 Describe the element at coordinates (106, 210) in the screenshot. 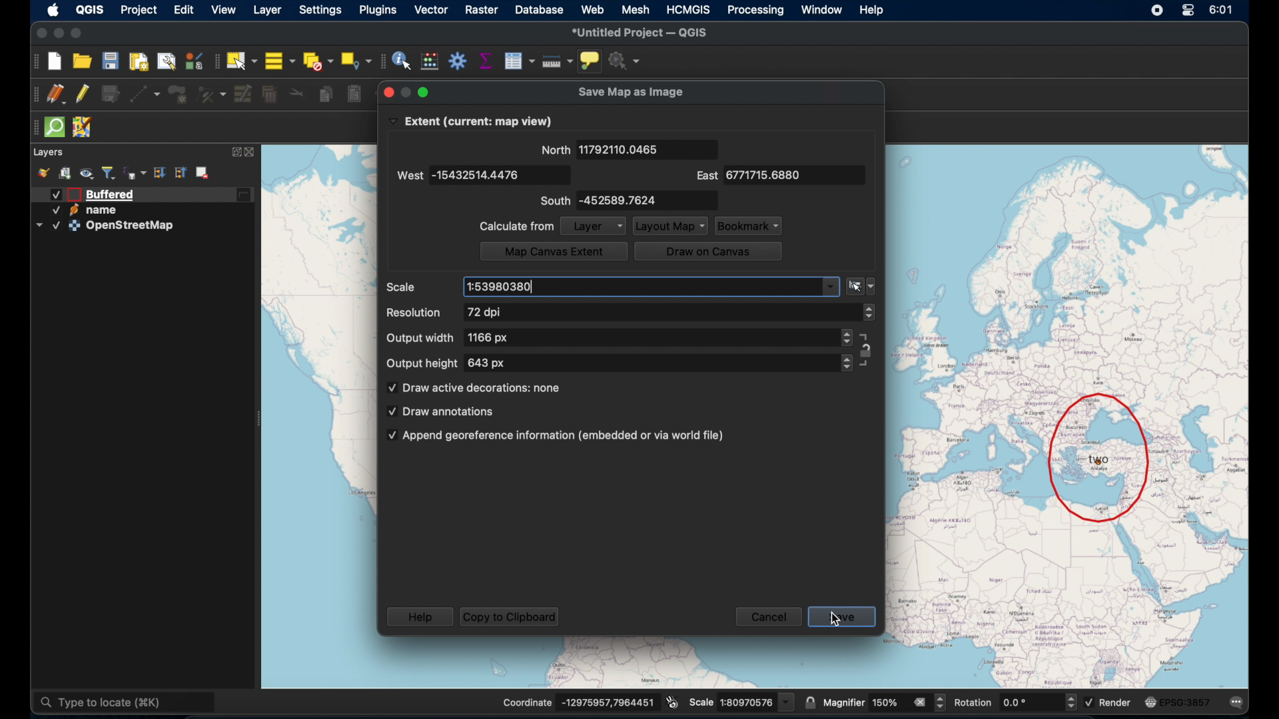

I see `name` at that location.